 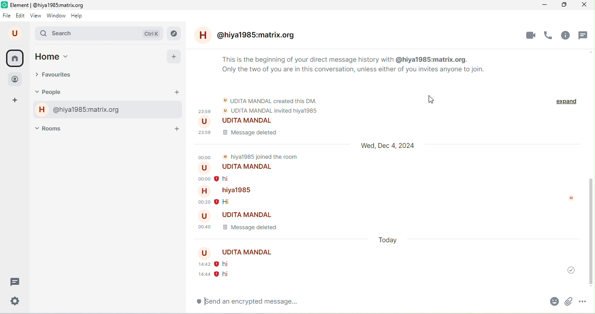 What do you see at coordinates (203, 227) in the screenshot?
I see `00.40` at bounding box center [203, 227].